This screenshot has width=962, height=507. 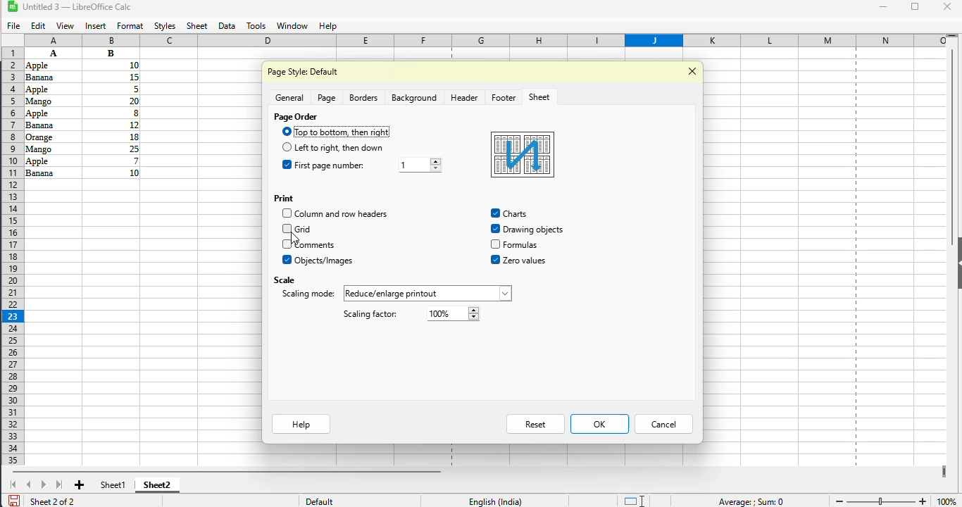 I want to click on reset, so click(x=537, y=424).